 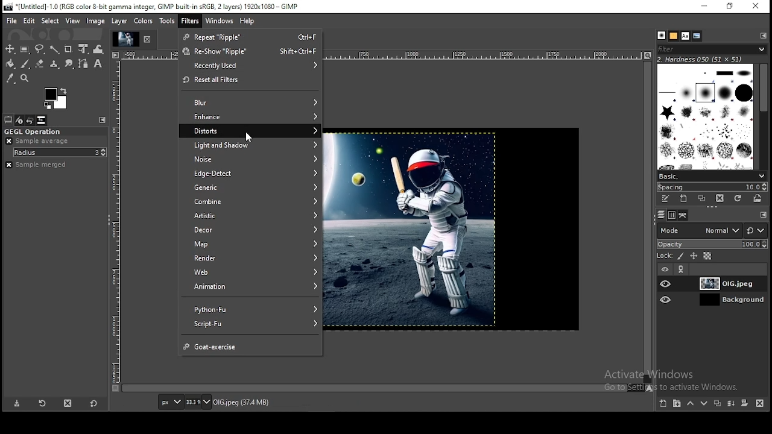 What do you see at coordinates (694, 404) in the screenshot?
I see `move layer up` at bounding box center [694, 404].